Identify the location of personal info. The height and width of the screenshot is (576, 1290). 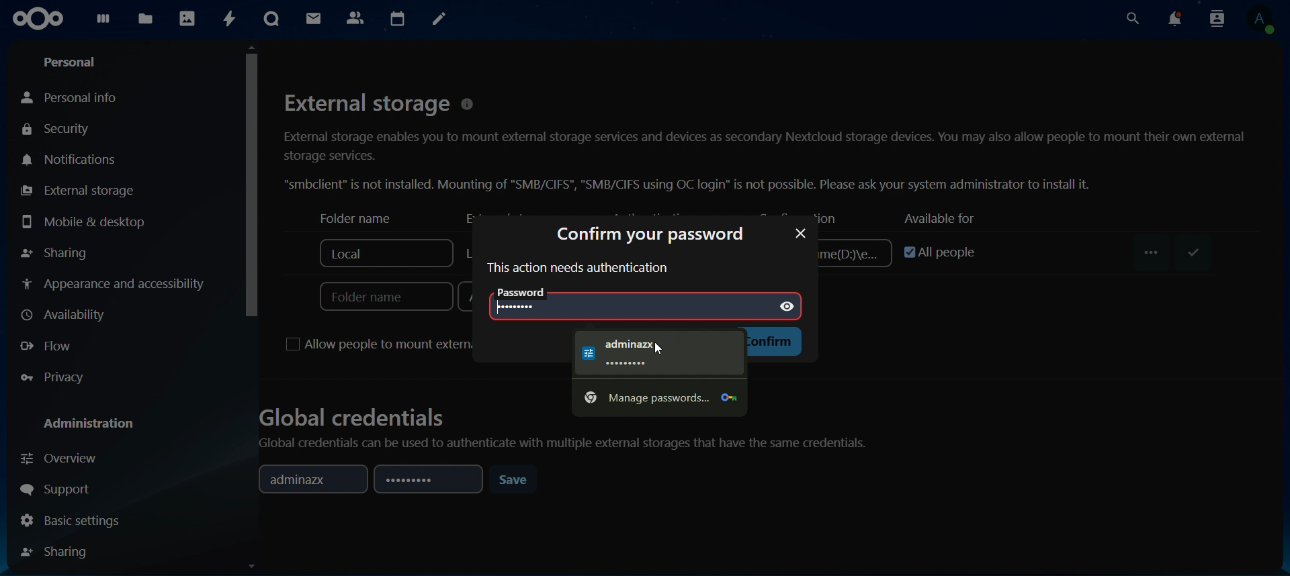
(74, 95).